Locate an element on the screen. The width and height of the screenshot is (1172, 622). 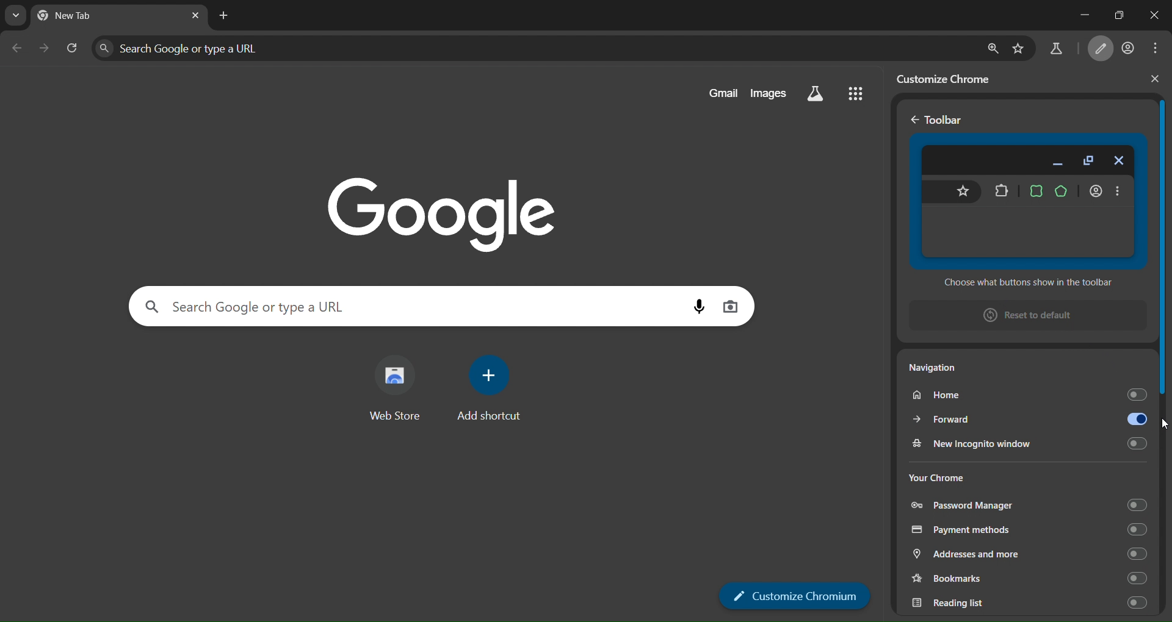
search tabs is located at coordinates (13, 16).